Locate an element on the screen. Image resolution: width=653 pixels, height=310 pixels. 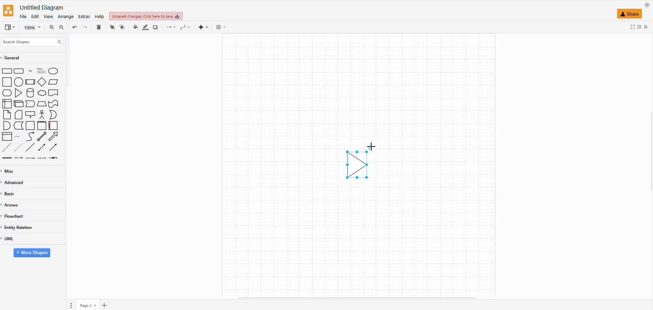
Hexagon is located at coordinates (7, 93).